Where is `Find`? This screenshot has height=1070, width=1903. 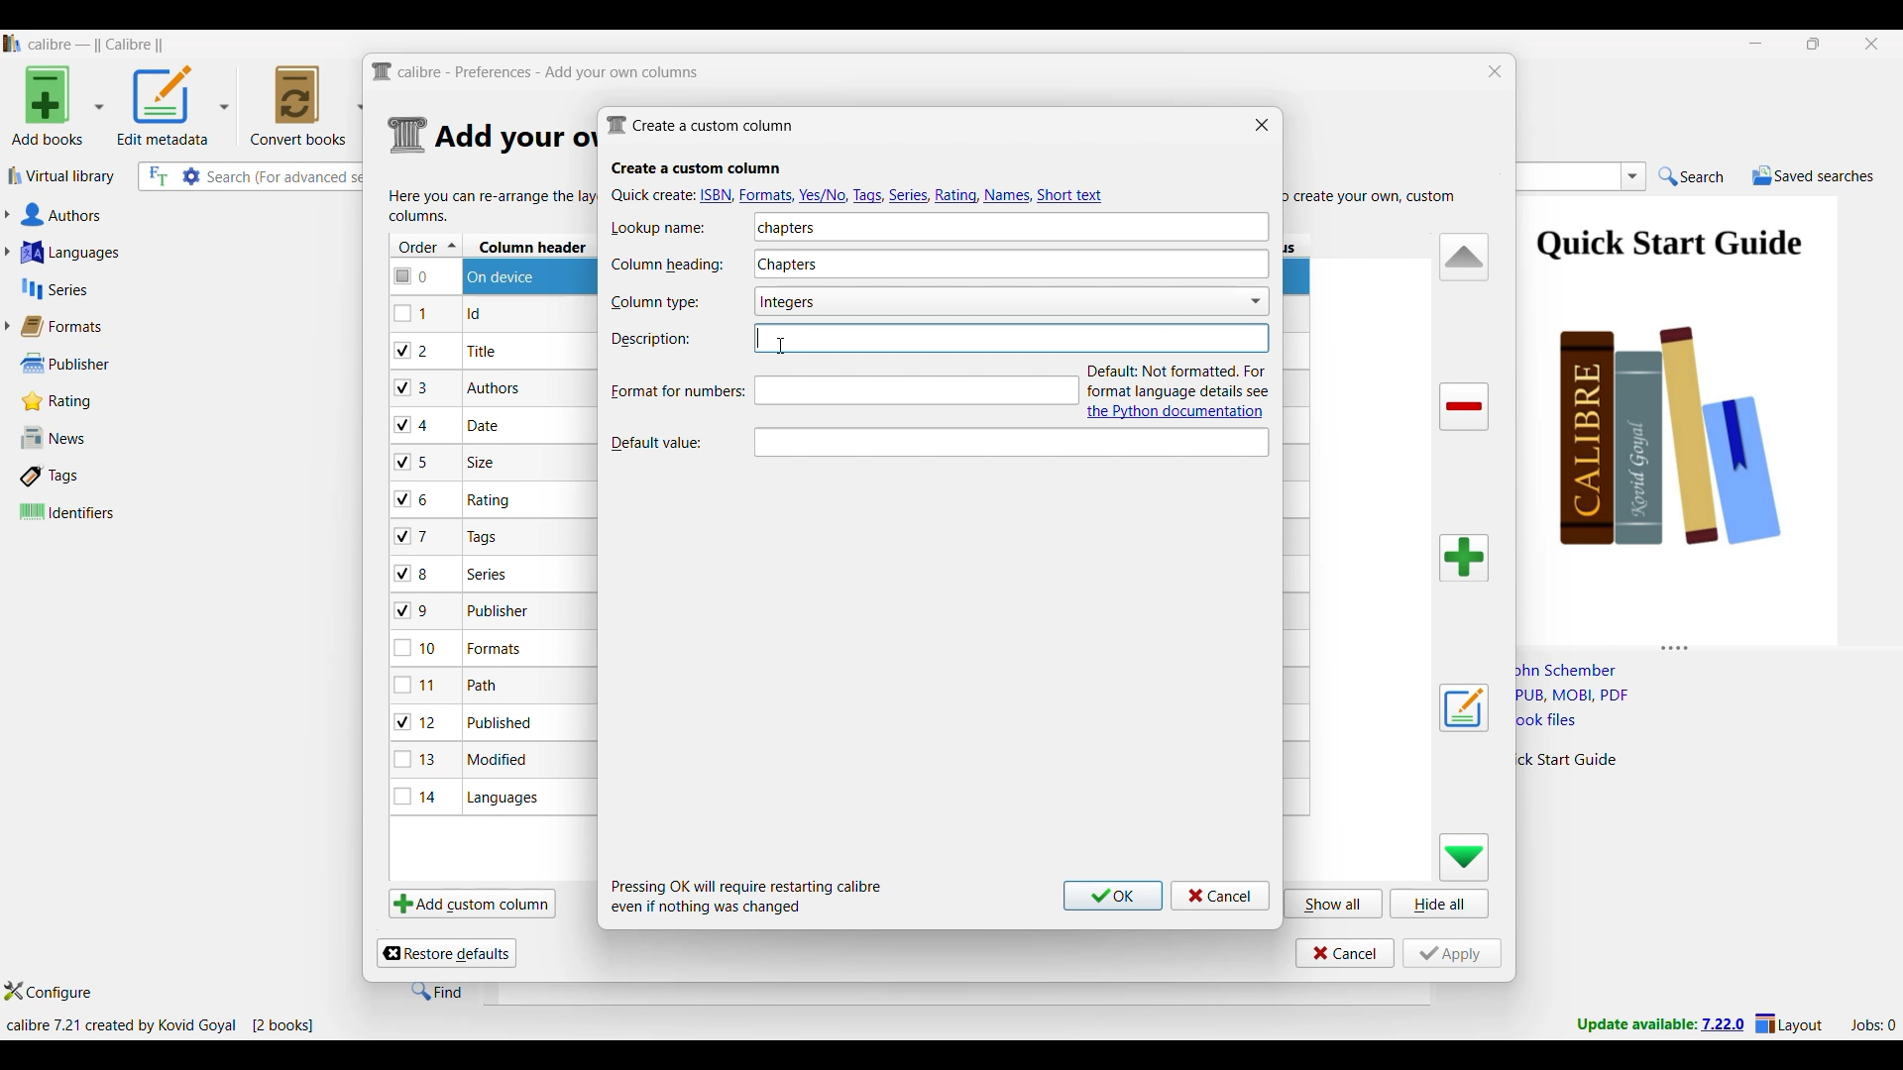 Find is located at coordinates (437, 991).